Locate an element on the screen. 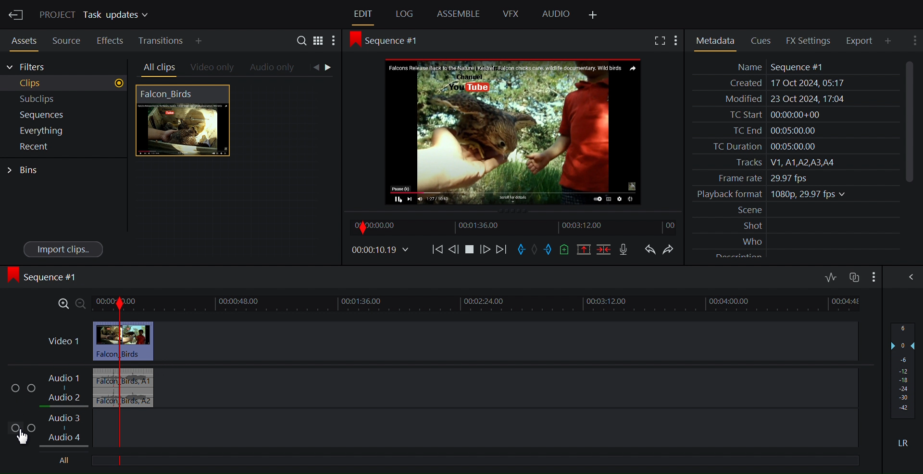 This screenshot has height=474, width=923. Exit the current project is located at coordinates (15, 14).